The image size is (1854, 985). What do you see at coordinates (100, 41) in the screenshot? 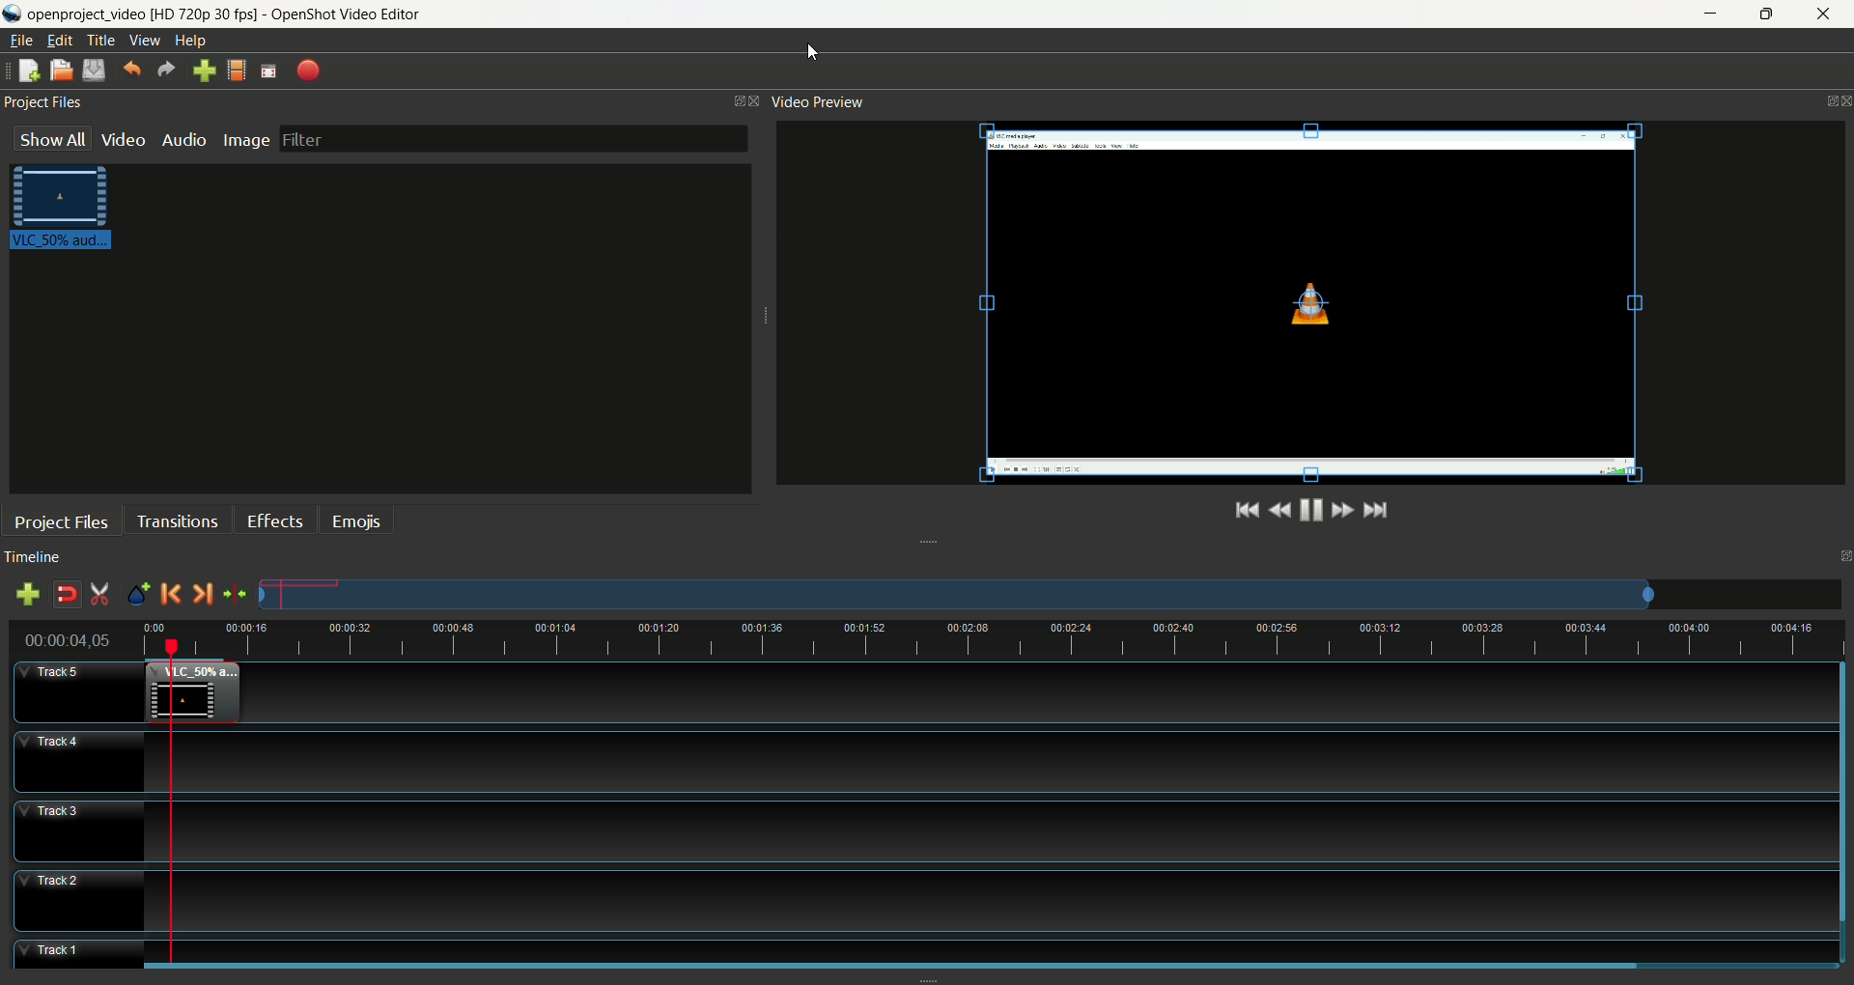
I see `title` at bounding box center [100, 41].